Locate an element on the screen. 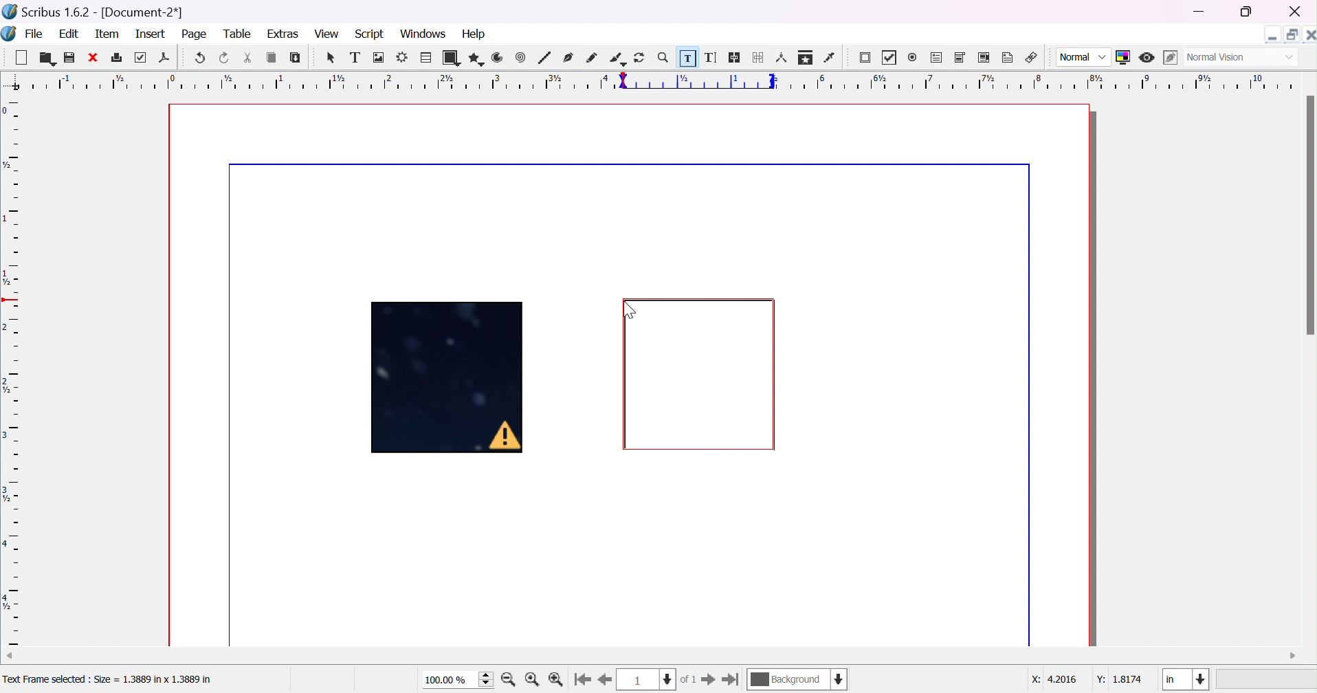 Image resolution: width=1317 pixels, height=693 pixels. shape is located at coordinates (450, 58).